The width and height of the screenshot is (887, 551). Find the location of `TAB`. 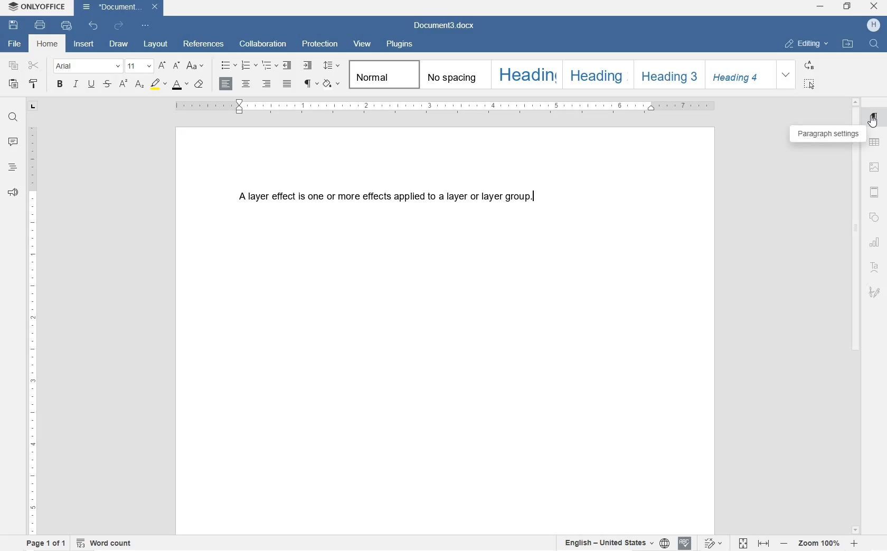

TAB is located at coordinates (33, 107).